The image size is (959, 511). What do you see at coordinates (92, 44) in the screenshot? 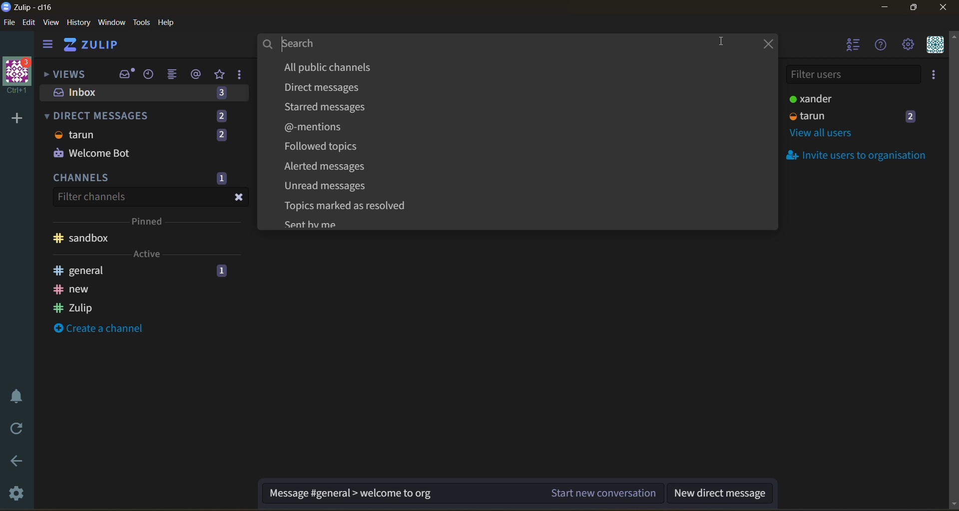
I see `ZULIP` at bounding box center [92, 44].